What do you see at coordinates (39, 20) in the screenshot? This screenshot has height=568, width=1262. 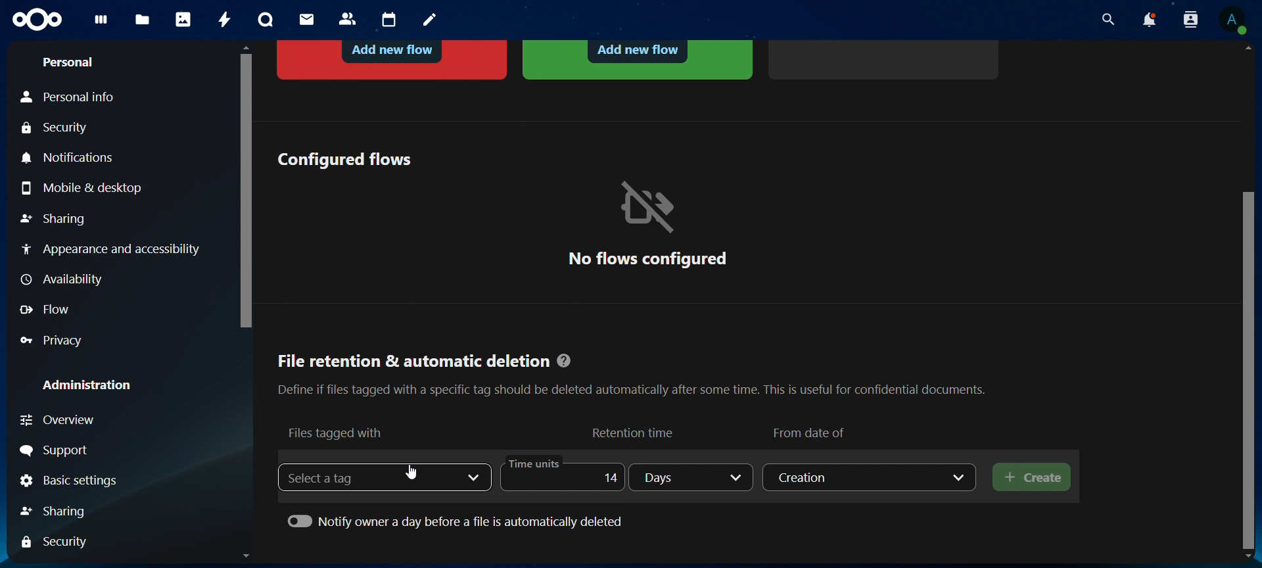 I see `icon` at bounding box center [39, 20].